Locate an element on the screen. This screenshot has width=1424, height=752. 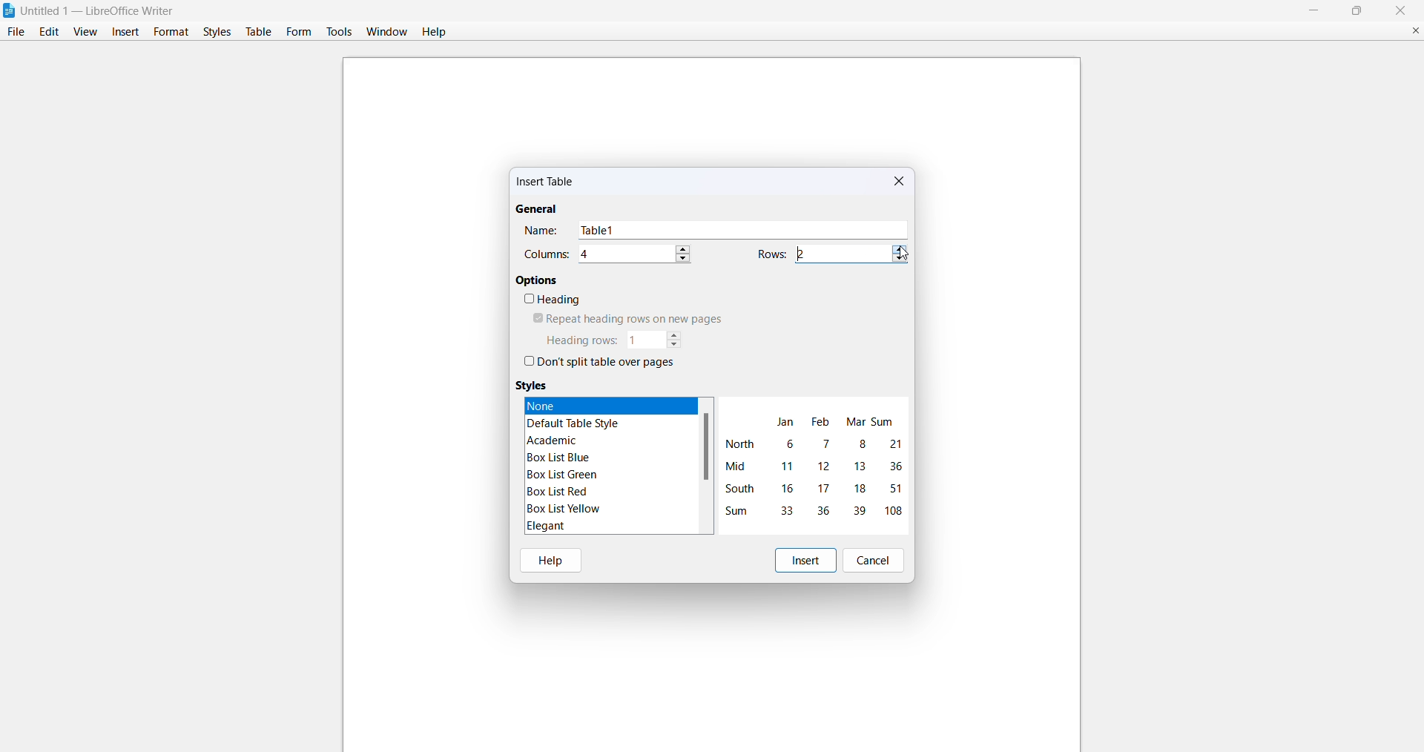
| Untitled 1 — LibreOffice Writer is located at coordinates (99, 10).